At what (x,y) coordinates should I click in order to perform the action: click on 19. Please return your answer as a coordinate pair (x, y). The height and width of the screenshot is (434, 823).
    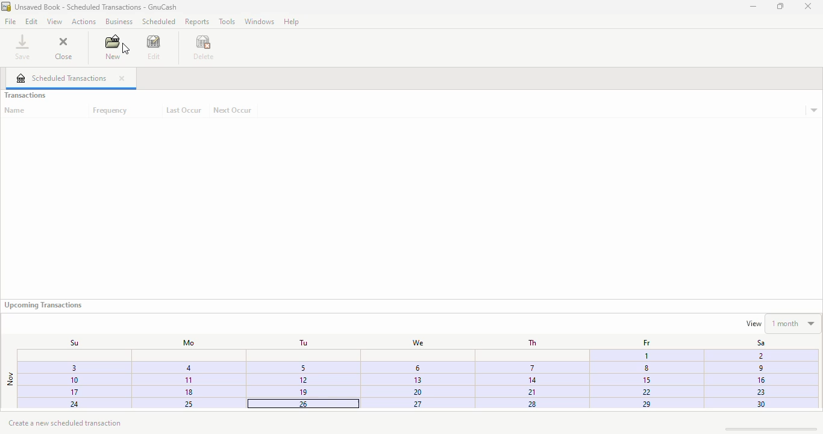
    Looking at the image, I should click on (305, 392).